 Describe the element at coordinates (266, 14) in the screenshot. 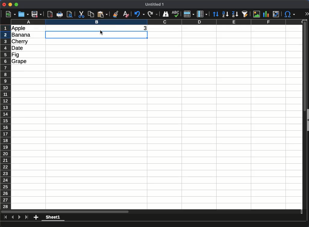

I see `chart` at that location.